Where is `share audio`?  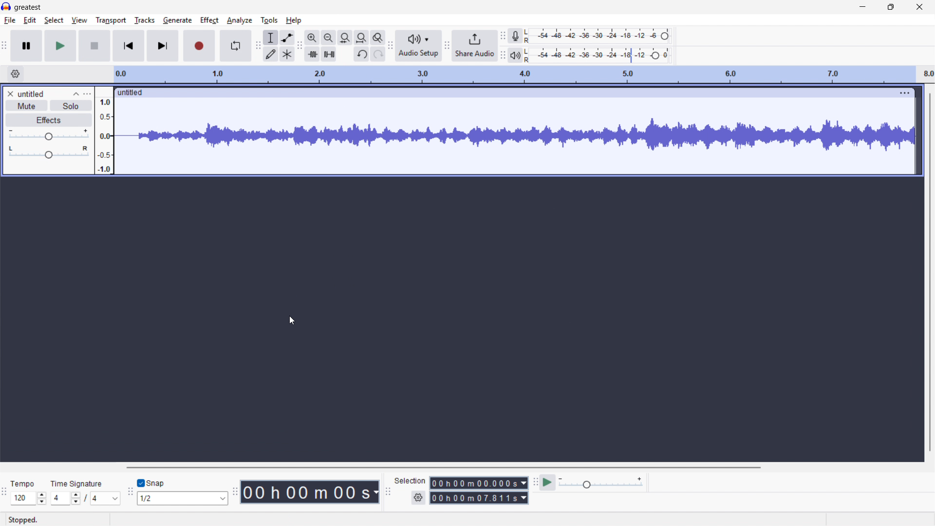 share audio is located at coordinates (474, 46).